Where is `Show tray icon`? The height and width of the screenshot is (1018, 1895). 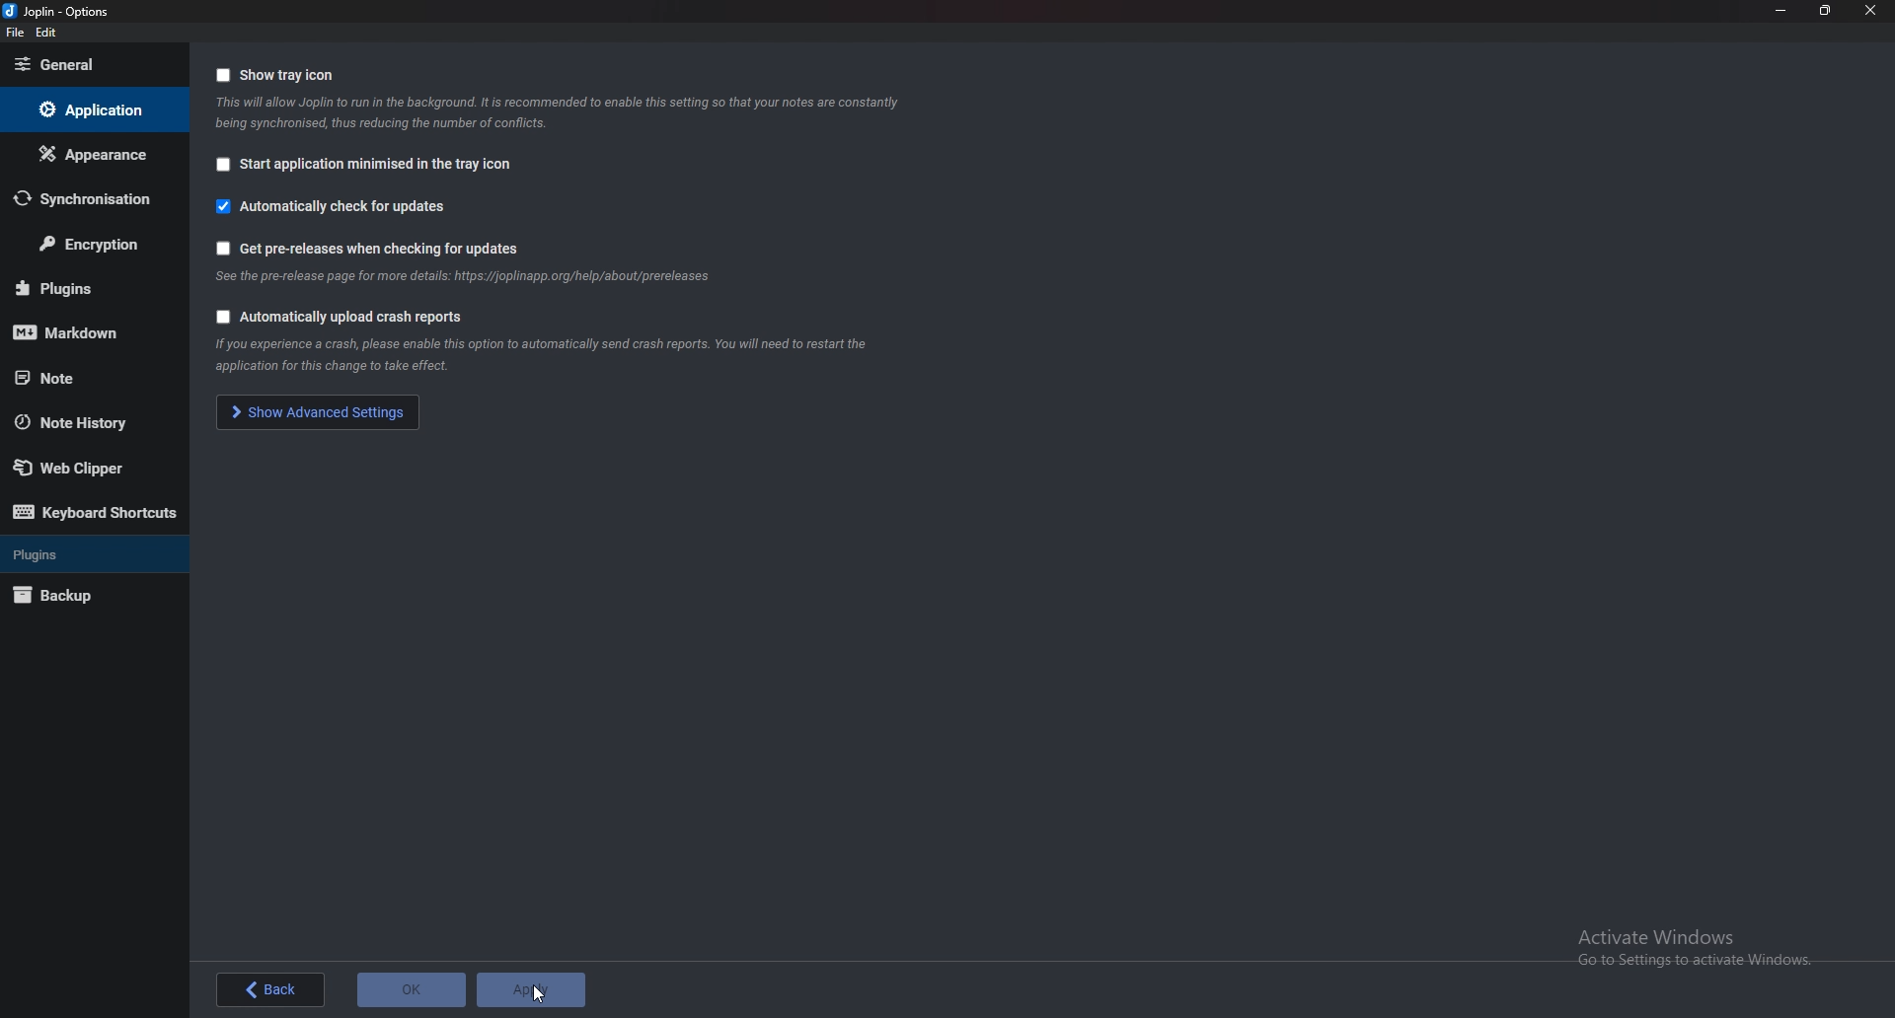
Show tray icon is located at coordinates (288, 75).